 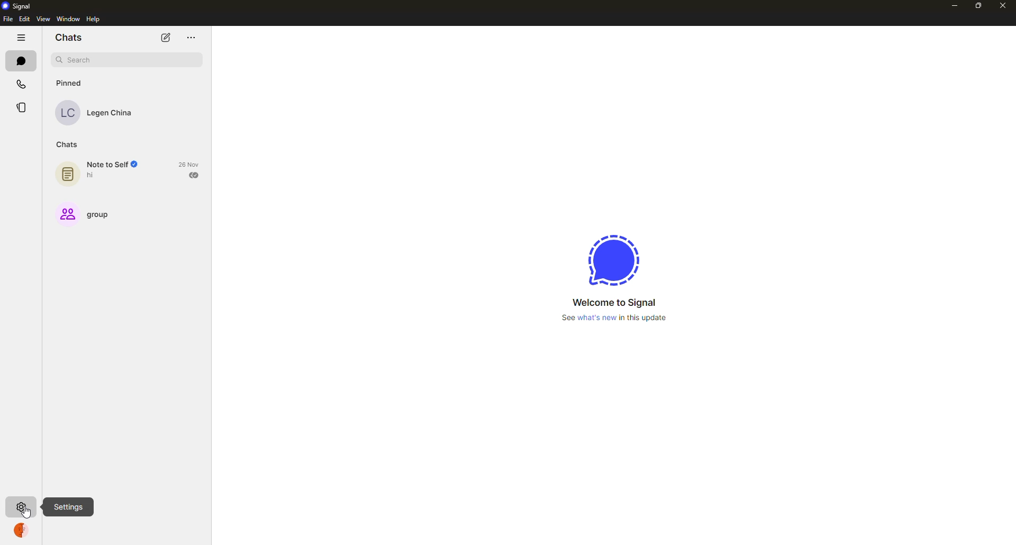 What do you see at coordinates (978, 6) in the screenshot?
I see `maximize` at bounding box center [978, 6].